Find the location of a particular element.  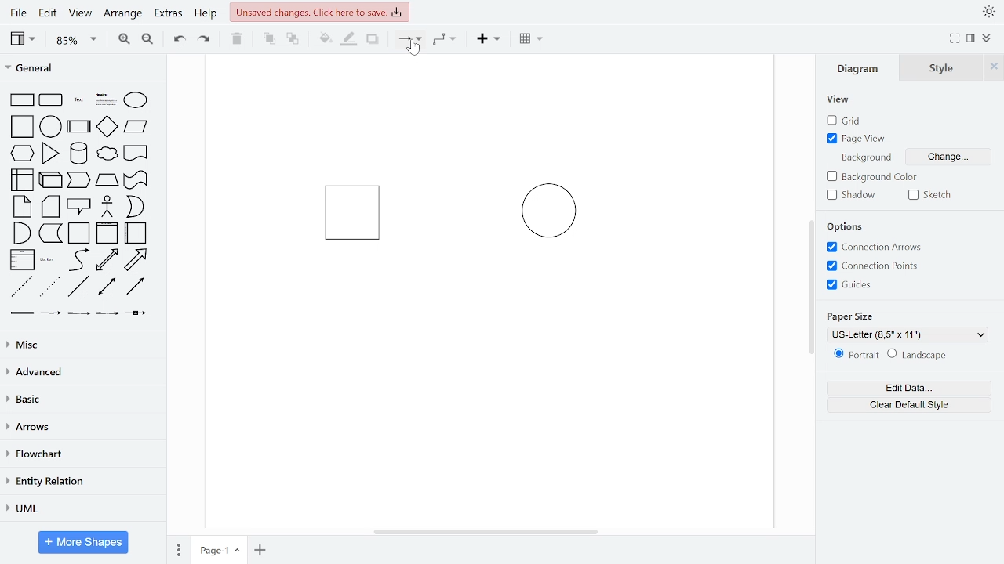

dashed line is located at coordinates (22, 287).